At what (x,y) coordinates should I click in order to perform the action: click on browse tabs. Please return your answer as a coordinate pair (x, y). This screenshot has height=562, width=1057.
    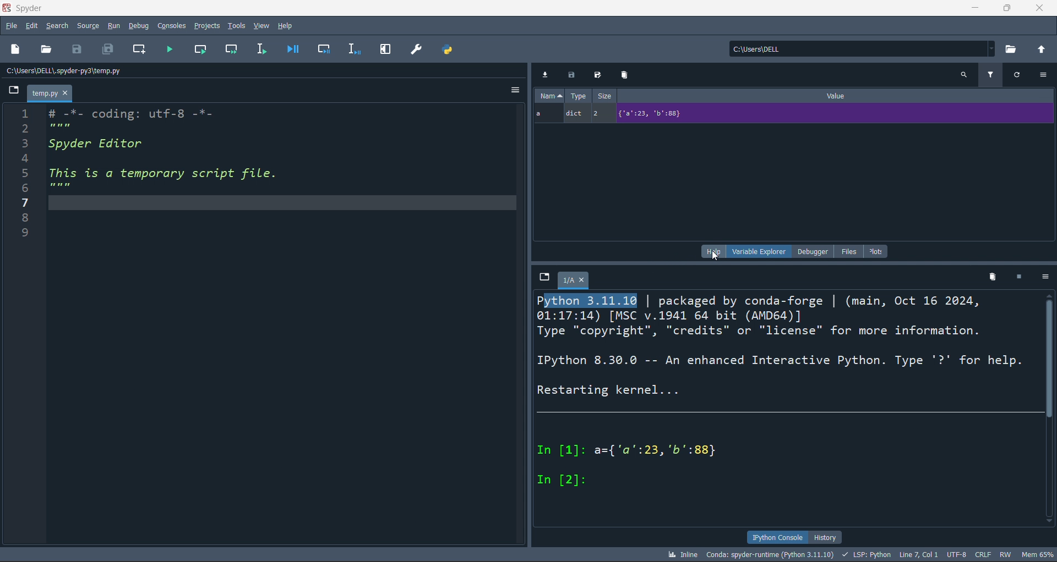
    Looking at the image, I should click on (541, 280).